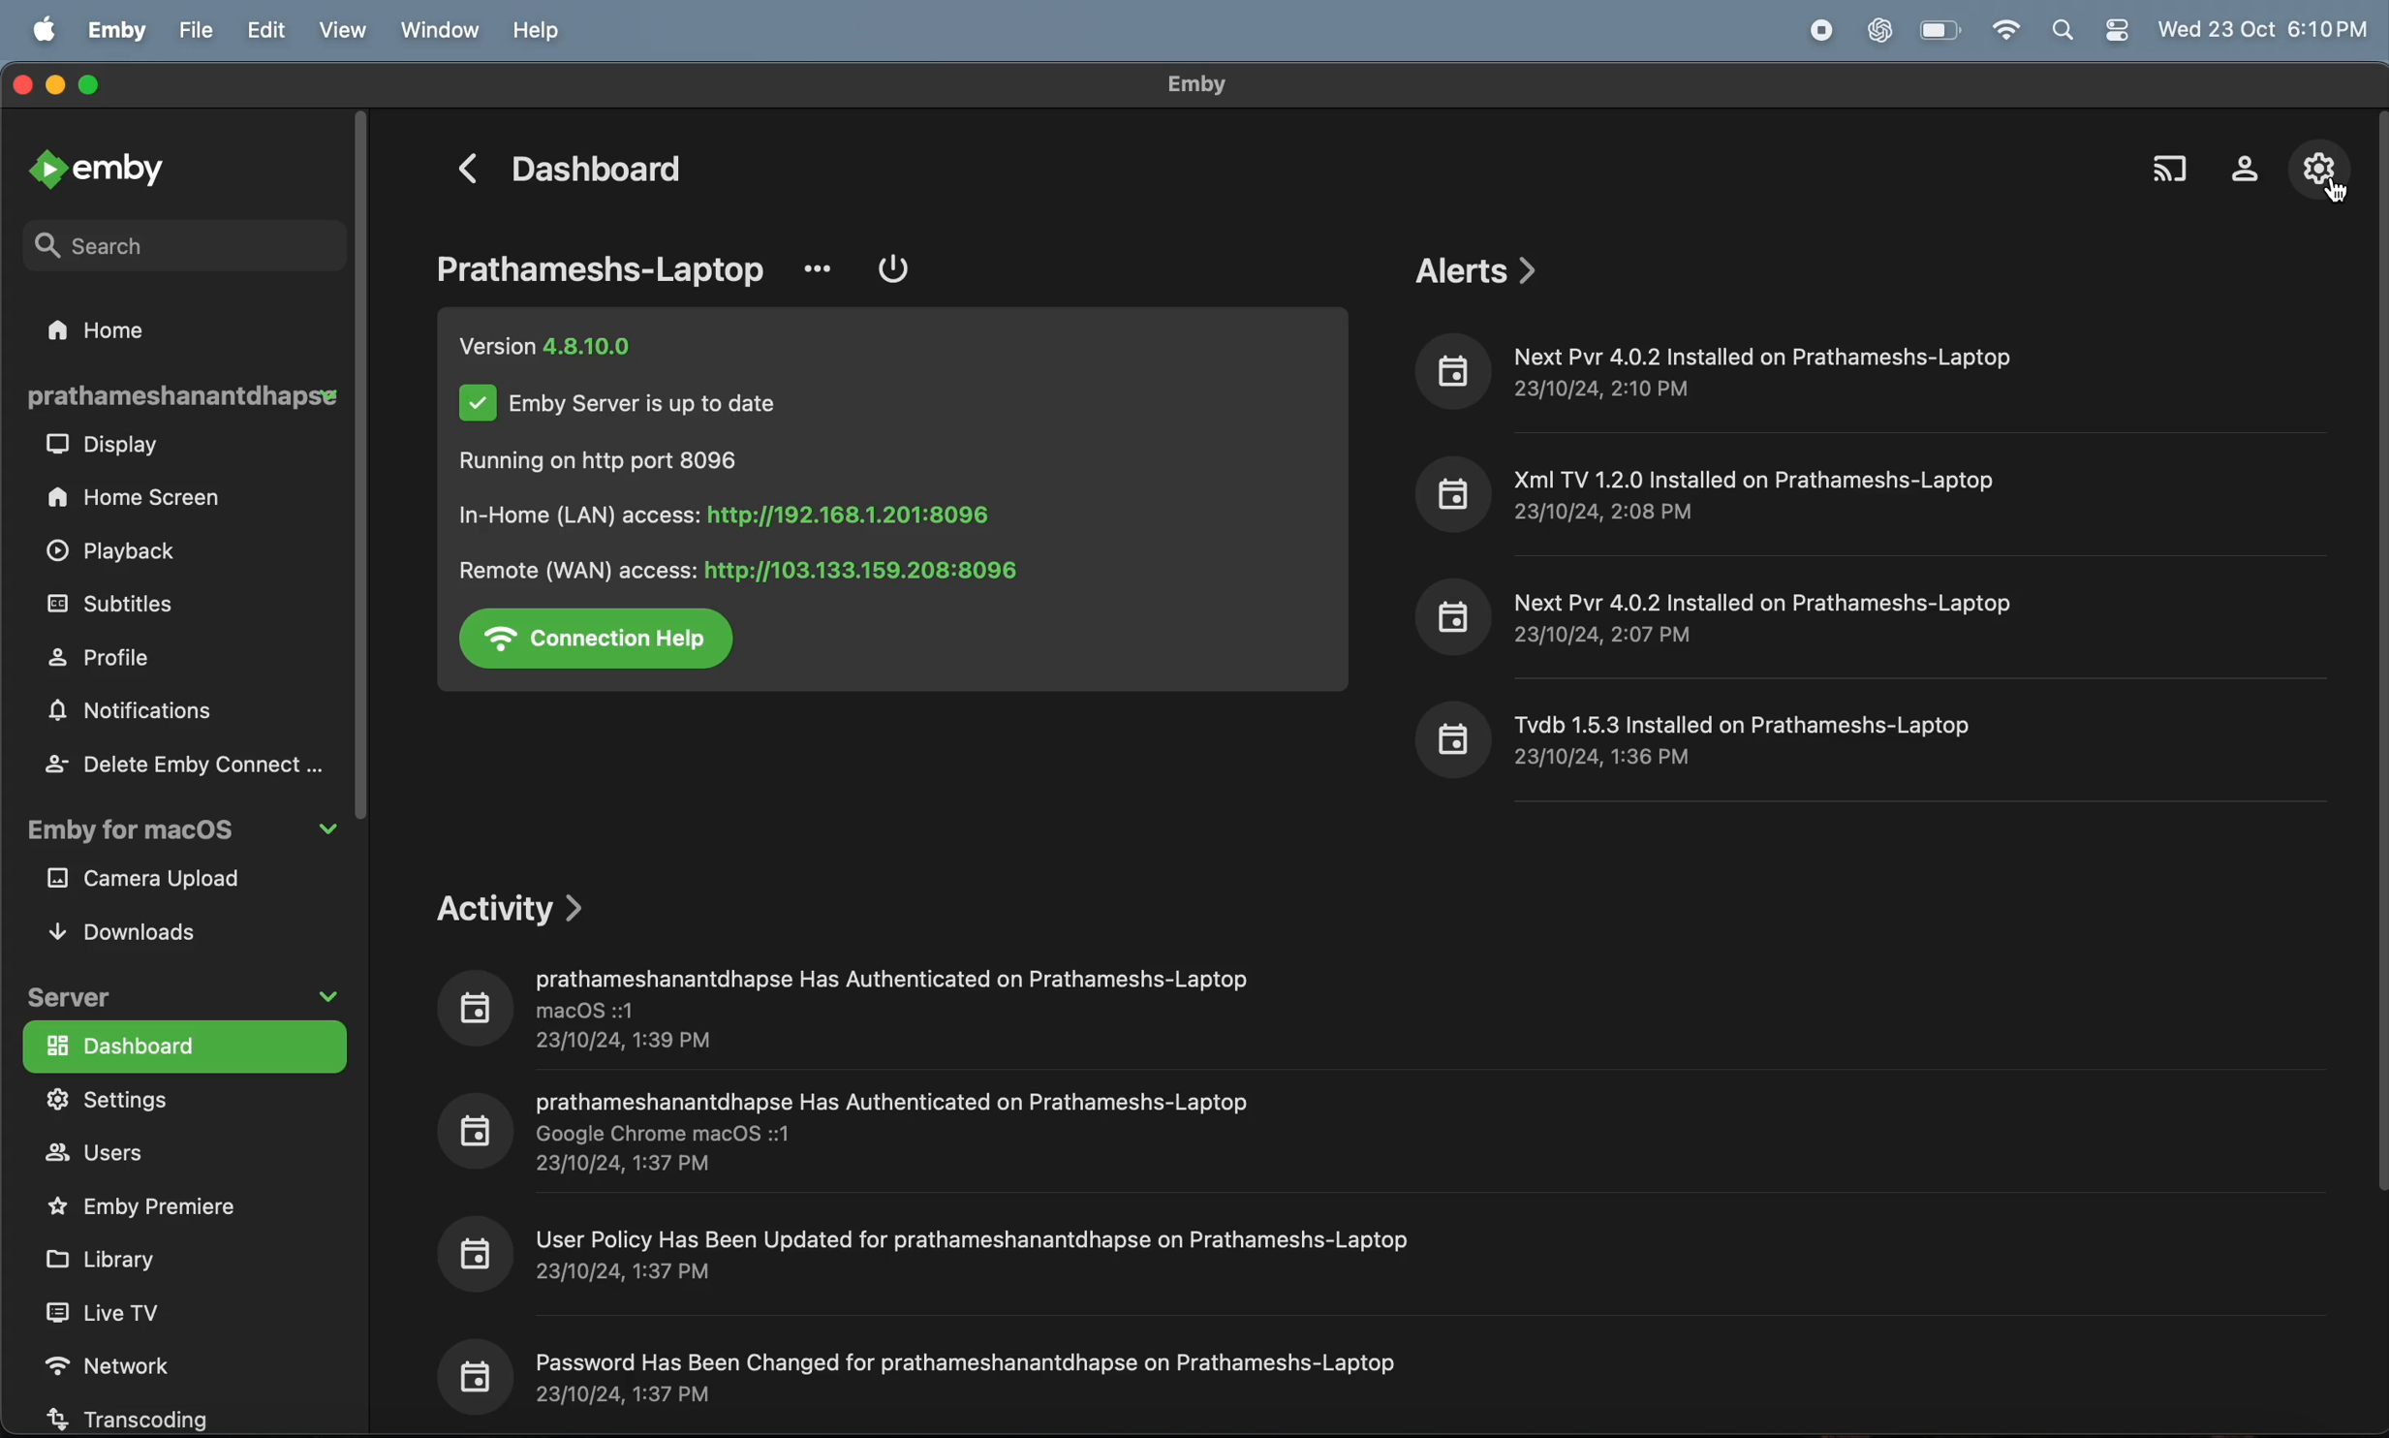  I want to click on network, so click(126, 1370).